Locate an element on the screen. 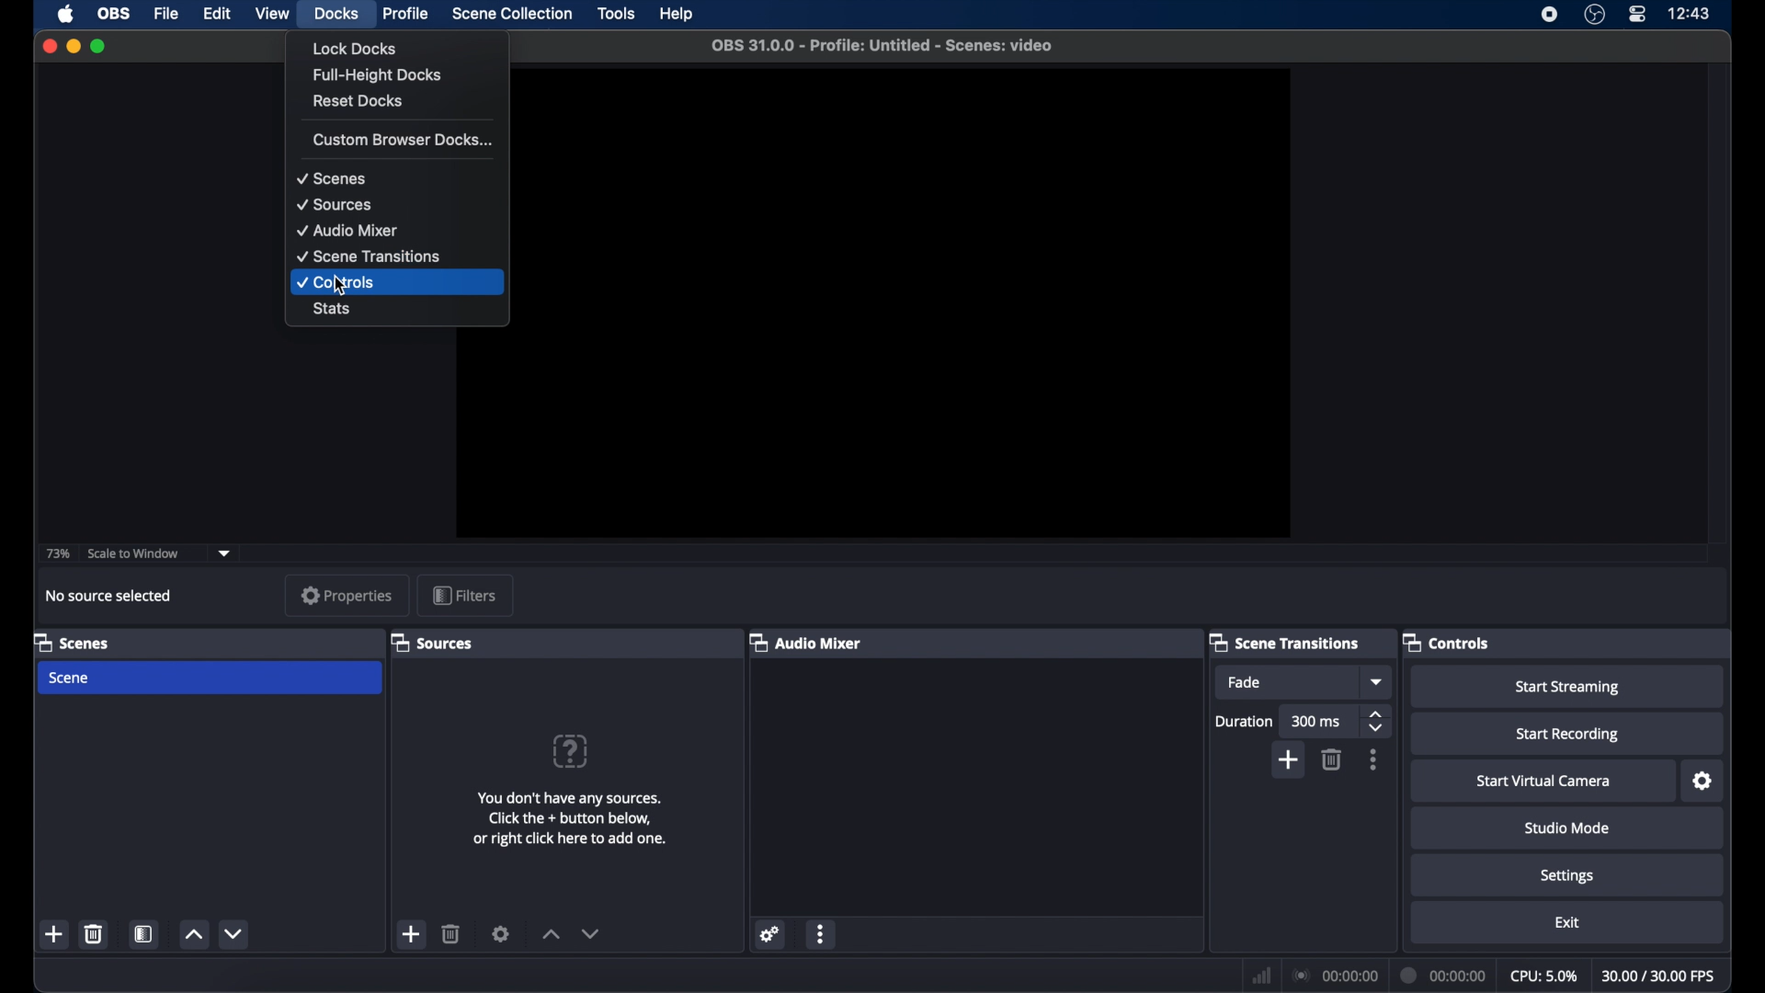 The image size is (1765, 993). minimize is located at coordinates (73, 46).